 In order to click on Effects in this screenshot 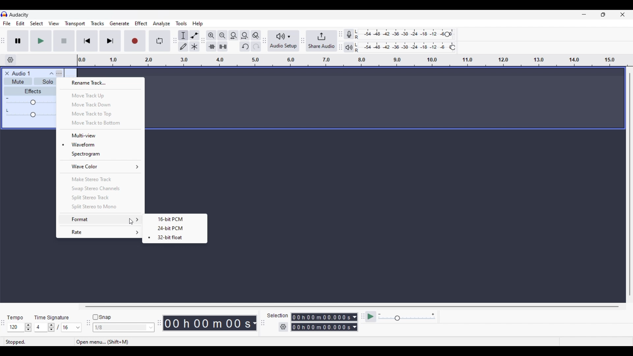, I will do `click(33, 91)`.